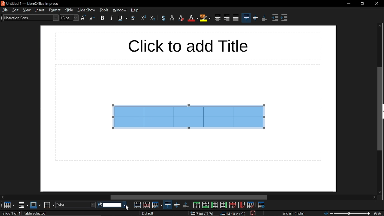 The height and width of the screenshot is (216, 384). I want to click on center, so click(217, 17).